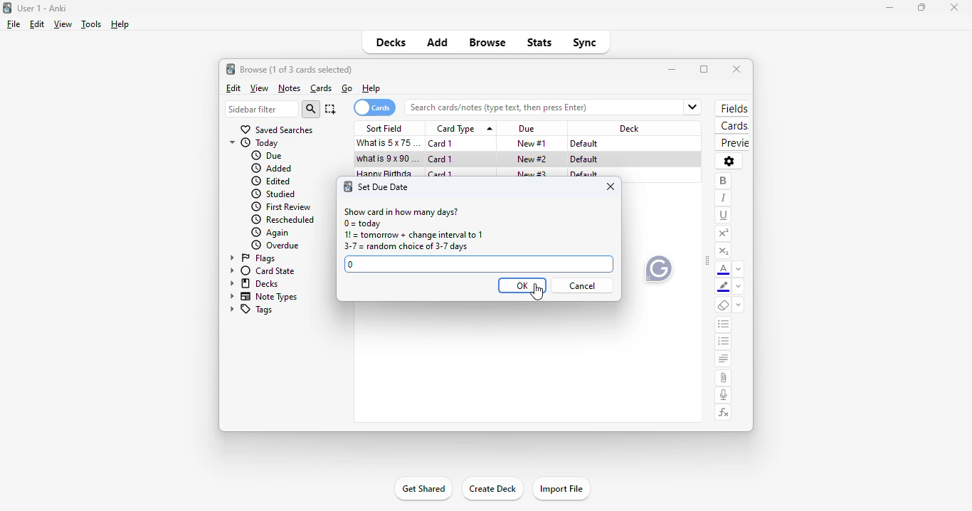 This screenshot has height=511, width=972. I want to click on overdue, so click(276, 246).